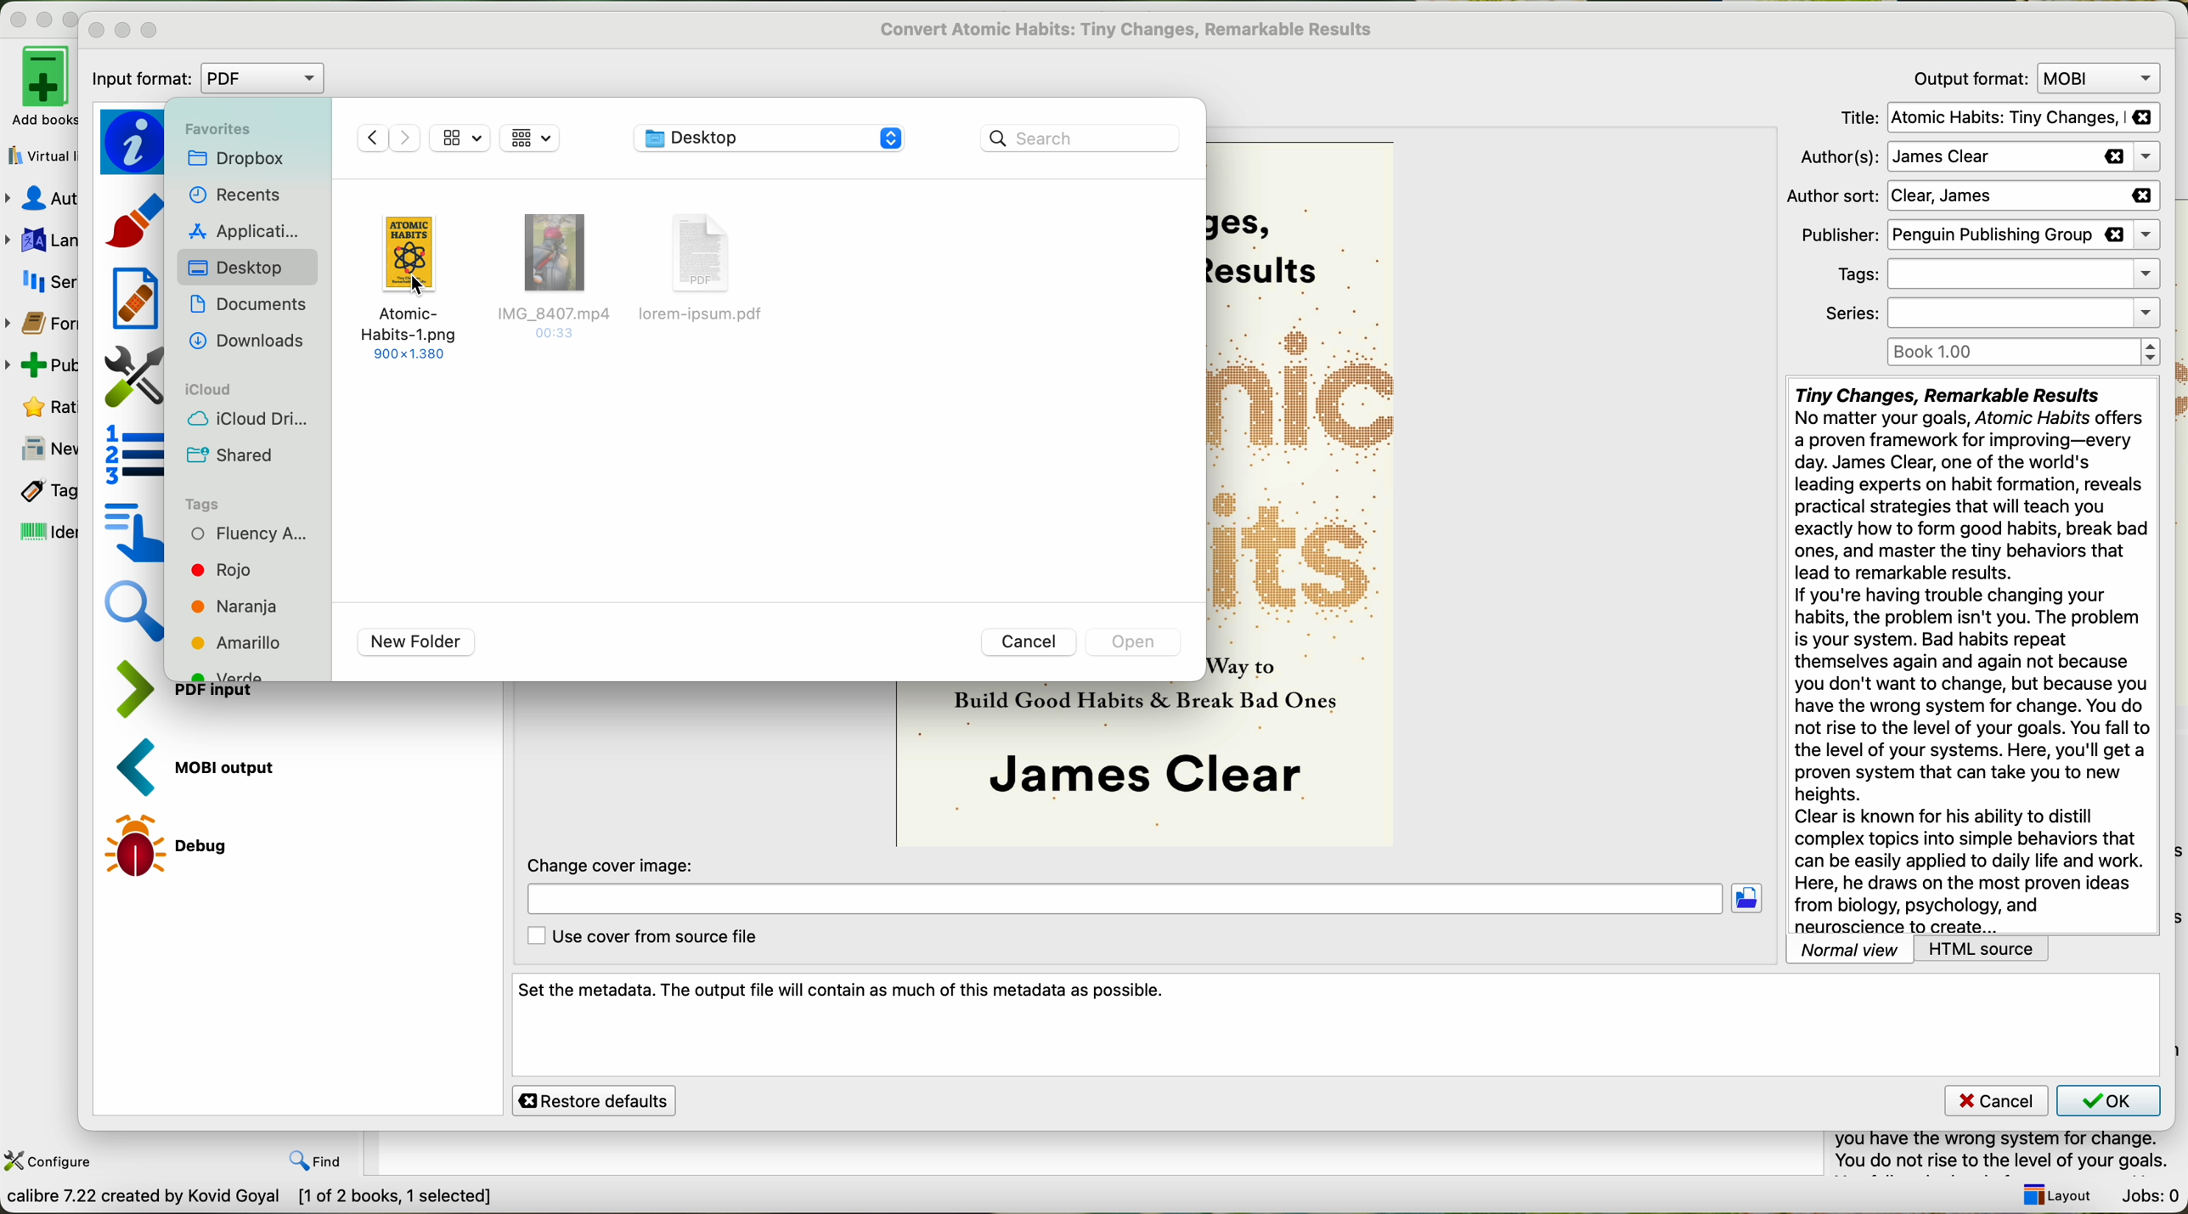 The width and height of the screenshot is (2188, 1214). I want to click on author sort, so click(1971, 196).